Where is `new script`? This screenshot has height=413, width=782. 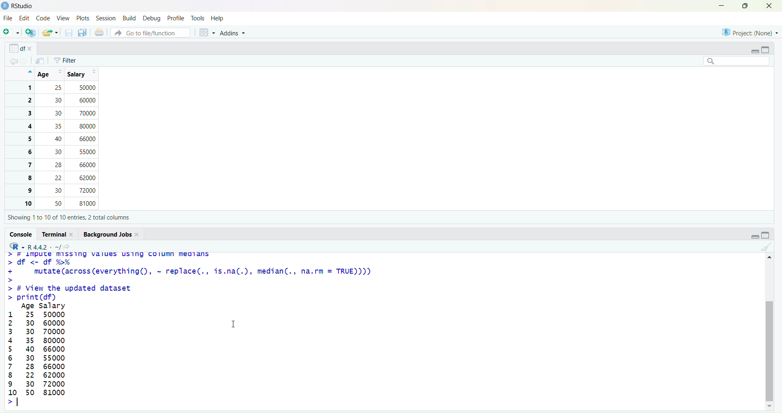 new script is located at coordinates (10, 34).